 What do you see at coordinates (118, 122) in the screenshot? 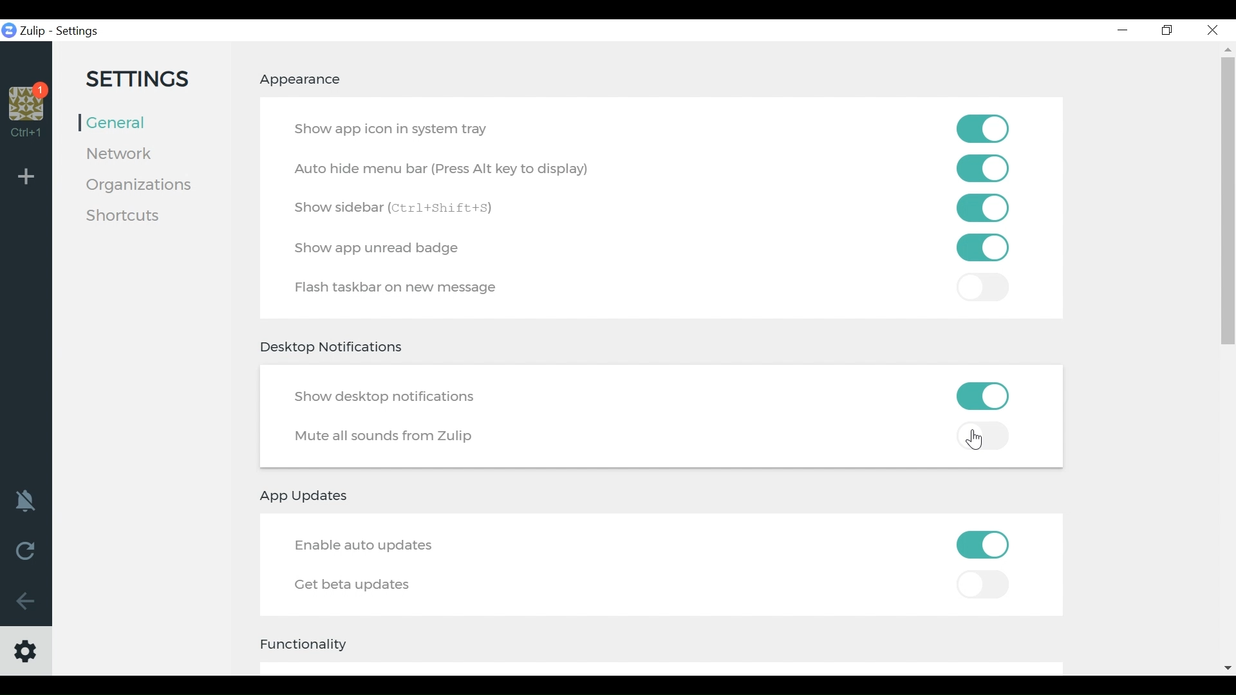
I see `General` at bounding box center [118, 122].